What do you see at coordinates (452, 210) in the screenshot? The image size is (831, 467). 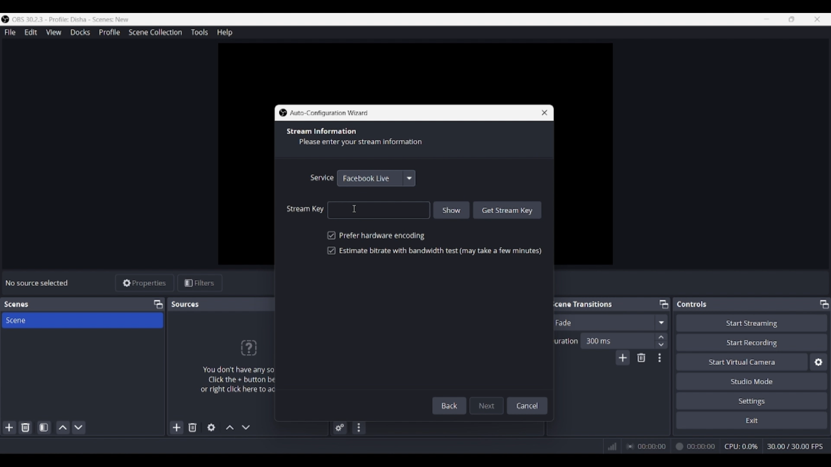 I see `Show input made` at bounding box center [452, 210].